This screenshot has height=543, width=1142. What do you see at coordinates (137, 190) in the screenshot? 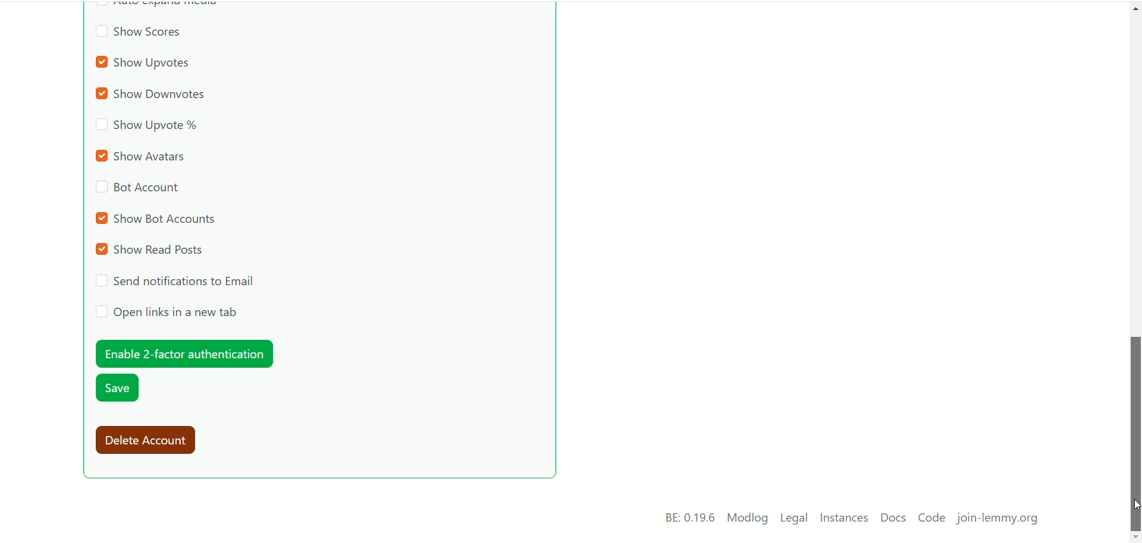
I see `bot account` at bounding box center [137, 190].